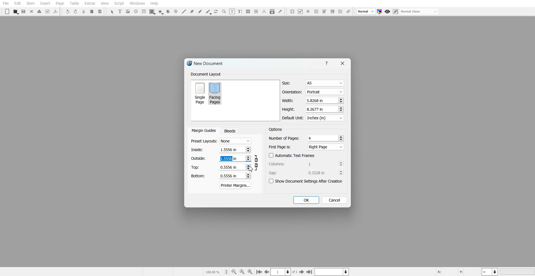 The image size is (535, 276). Describe the element at coordinates (203, 130) in the screenshot. I see `Margin Guides` at that location.